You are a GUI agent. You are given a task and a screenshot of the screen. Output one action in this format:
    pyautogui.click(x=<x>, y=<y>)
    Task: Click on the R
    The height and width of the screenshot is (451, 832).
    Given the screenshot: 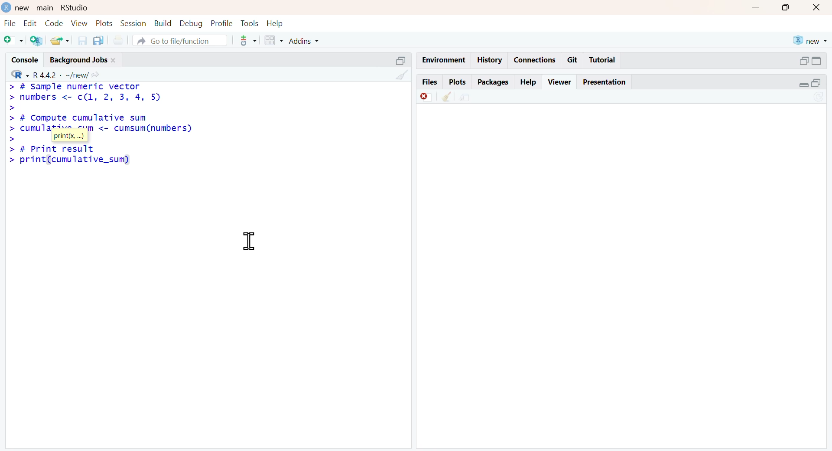 What is the action you would take?
    pyautogui.click(x=20, y=74)
    